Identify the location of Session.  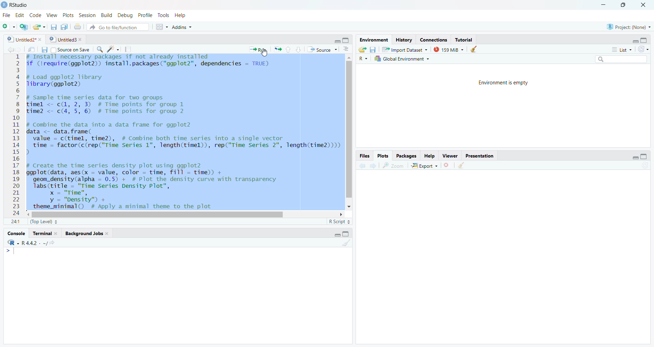
(87, 15).